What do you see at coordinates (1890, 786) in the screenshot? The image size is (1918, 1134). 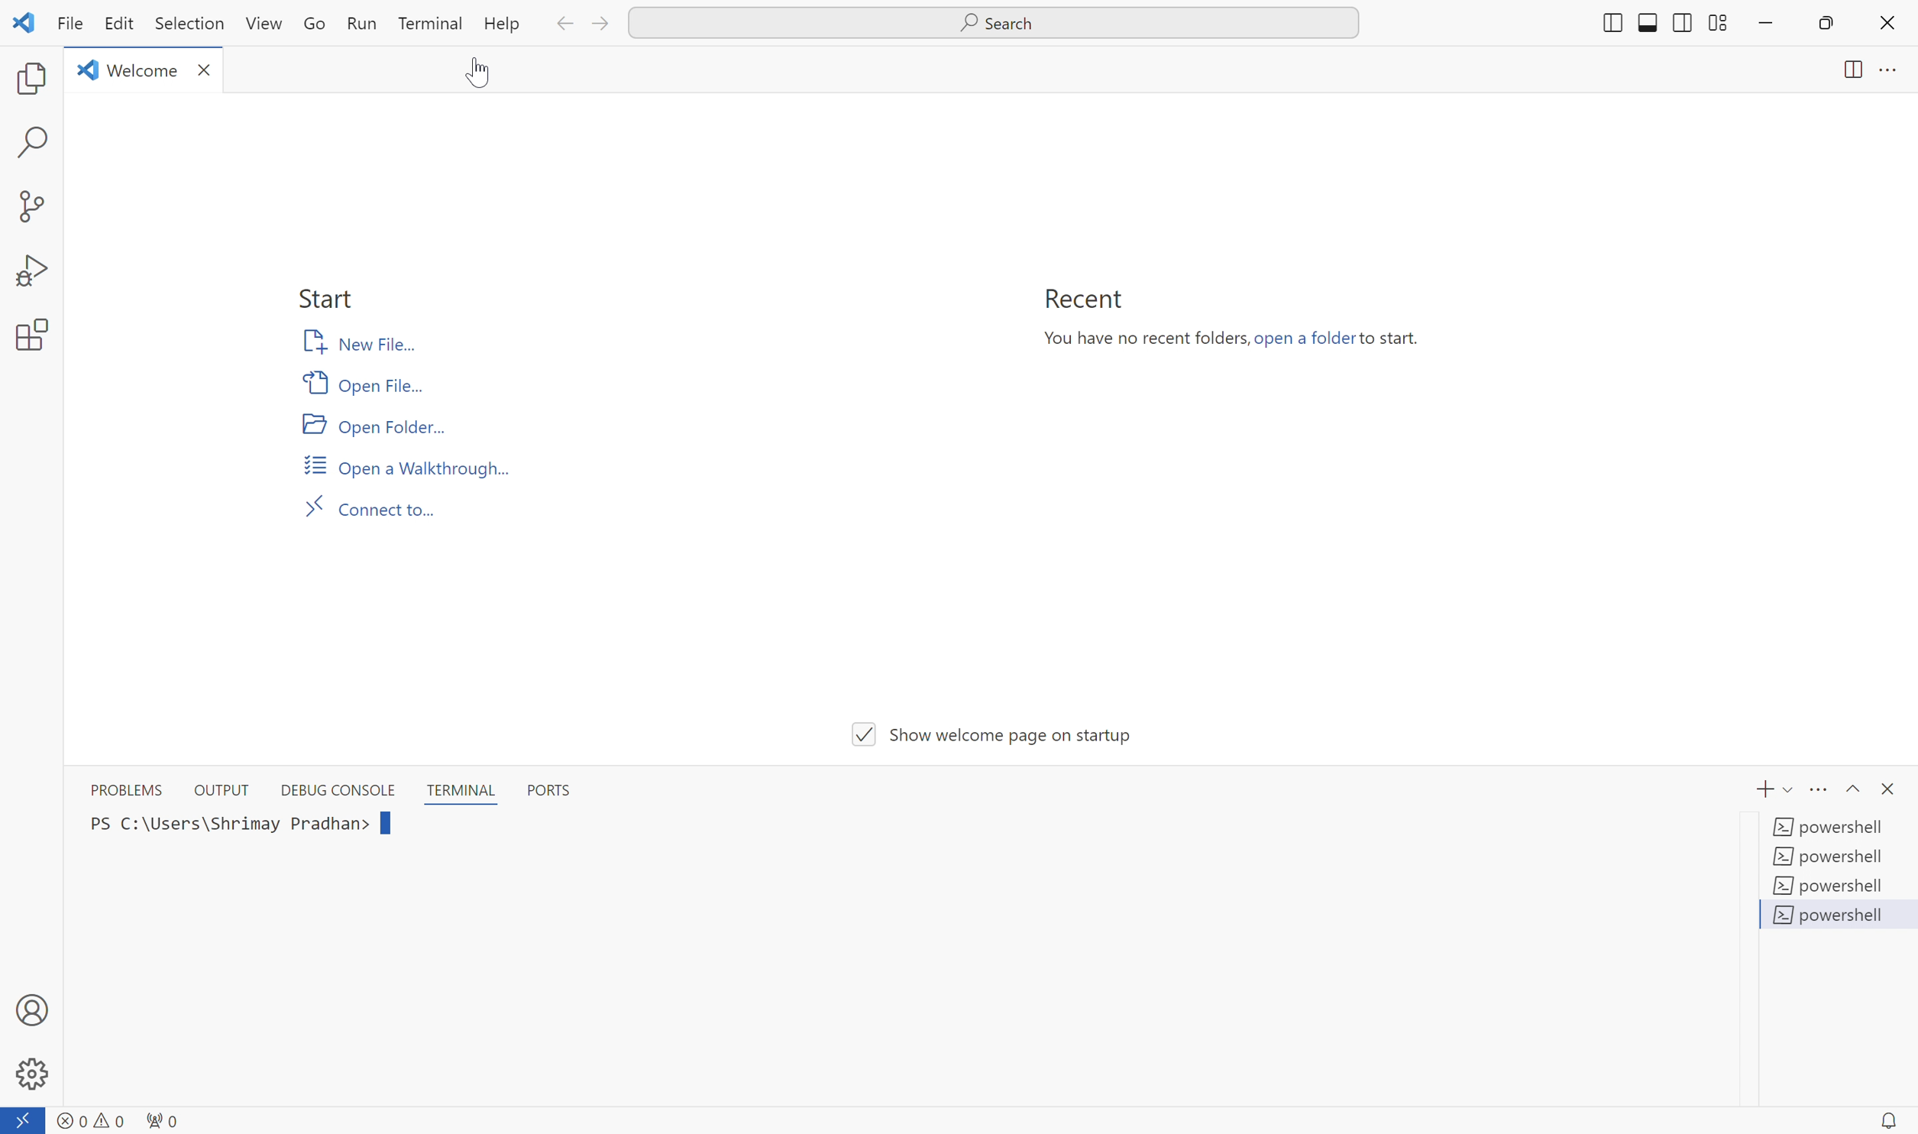 I see `close` at bounding box center [1890, 786].